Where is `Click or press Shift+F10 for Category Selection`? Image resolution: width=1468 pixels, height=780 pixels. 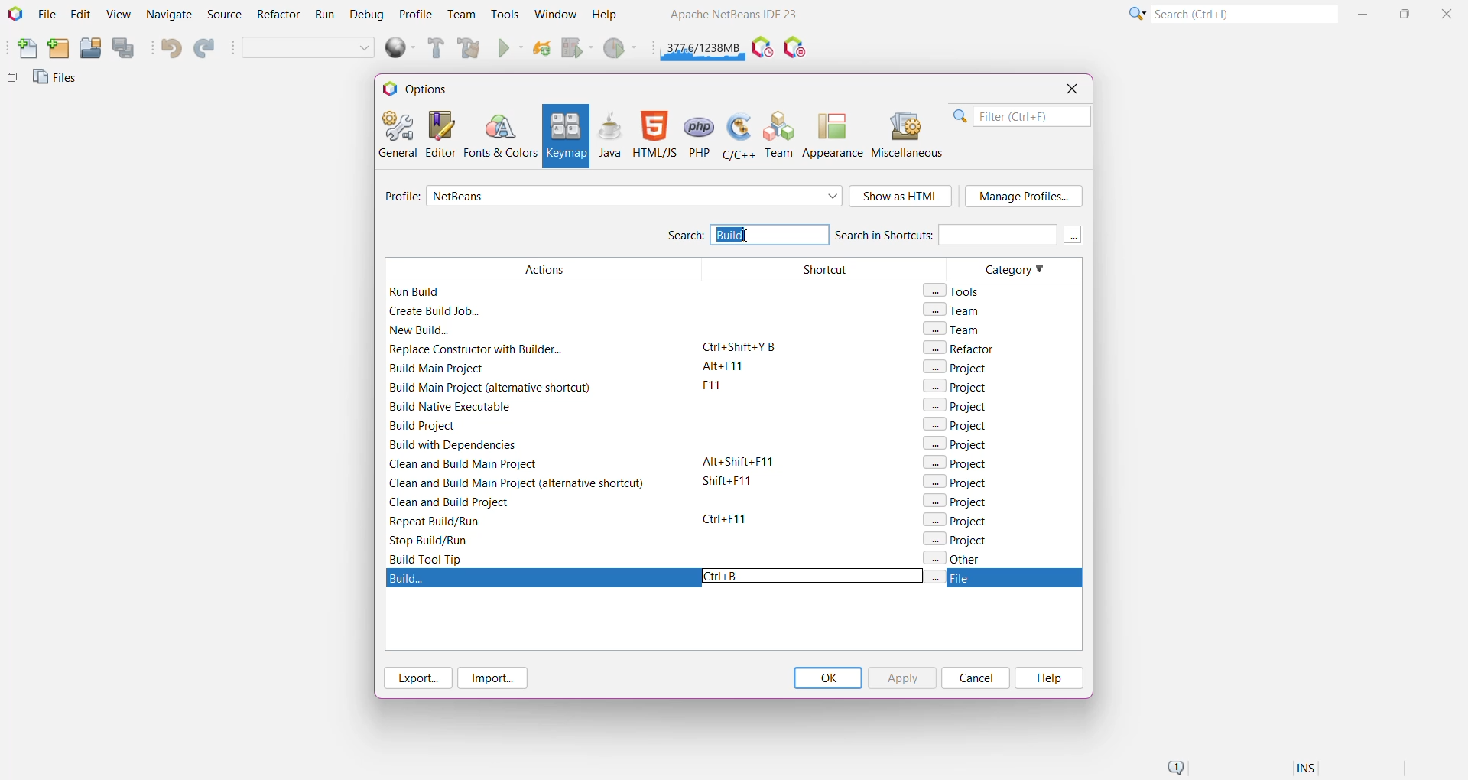 Click or press Shift+F10 for Category Selection is located at coordinates (1135, 13).